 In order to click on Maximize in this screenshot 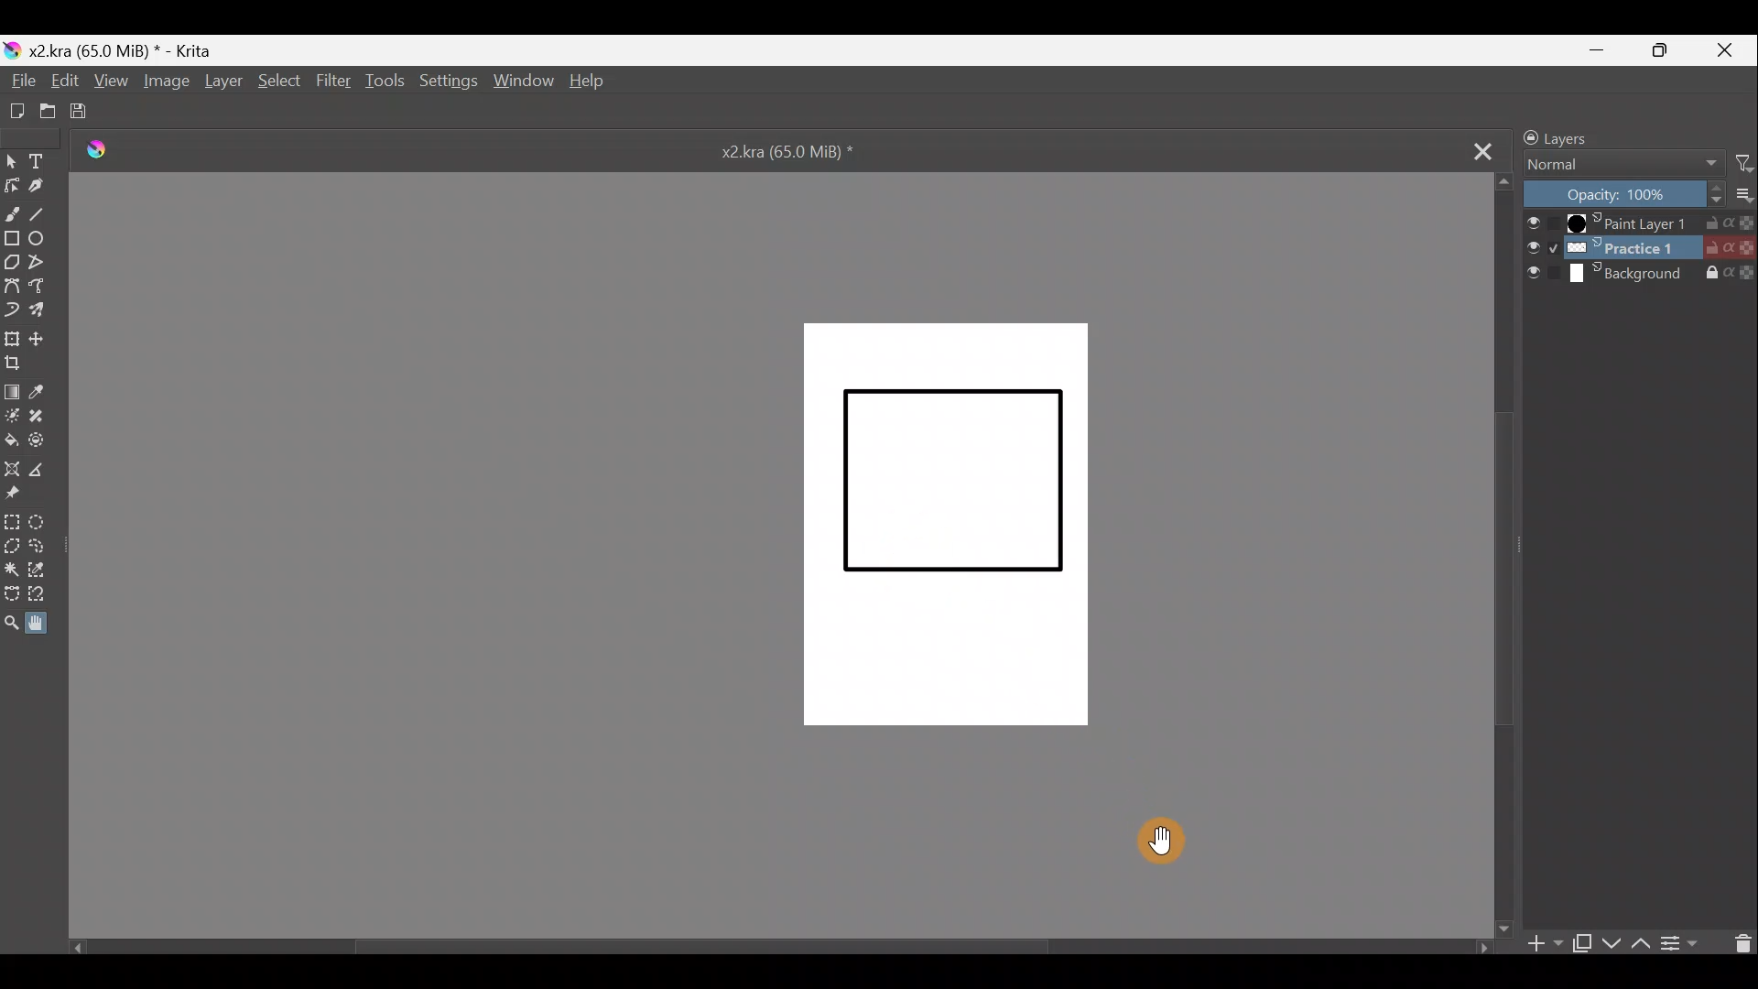, I will do `click(1661, 51)`.